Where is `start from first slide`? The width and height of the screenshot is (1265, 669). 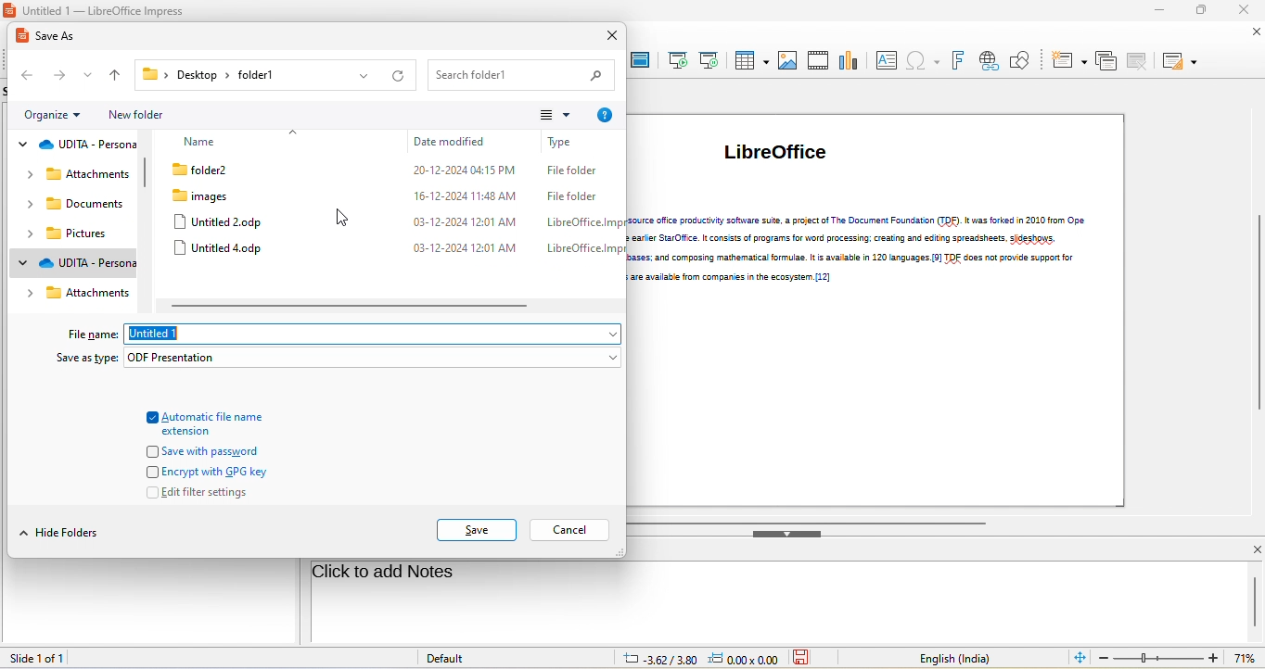
start from first slide is located at coordinates (676, 62).